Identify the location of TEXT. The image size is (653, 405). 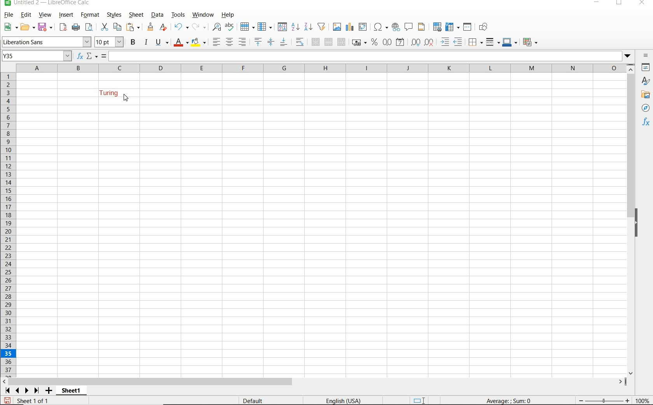
(112, 93).